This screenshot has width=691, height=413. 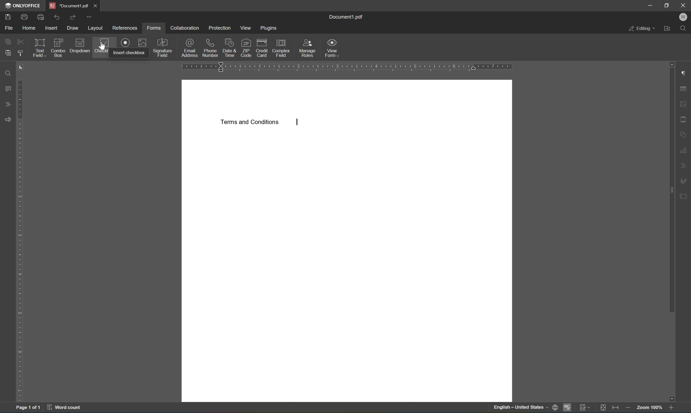 What do you see at coordinates (685, 17) in the screenshot?
I see `W` at bounding box center [685, 17].